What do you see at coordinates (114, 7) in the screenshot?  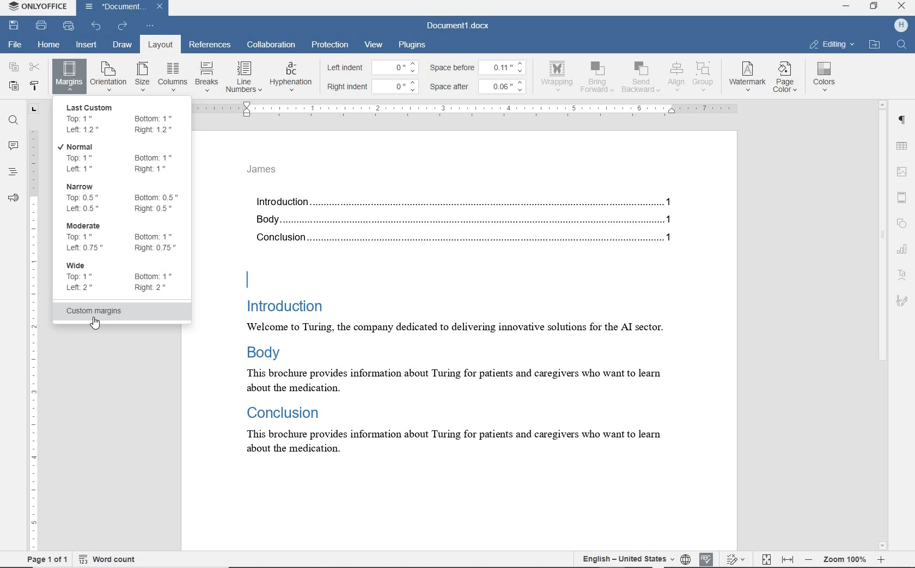 I see `document name` at bounding box center [114, 7].